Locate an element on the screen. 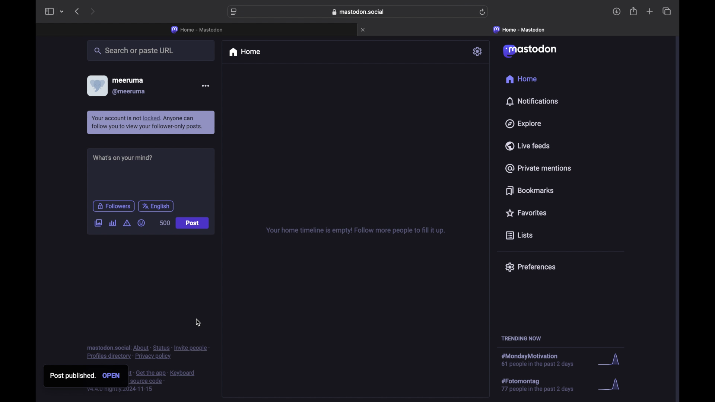 This screenshot has width=715, height=402. home - mastodon is located at coordinates (197, 29).